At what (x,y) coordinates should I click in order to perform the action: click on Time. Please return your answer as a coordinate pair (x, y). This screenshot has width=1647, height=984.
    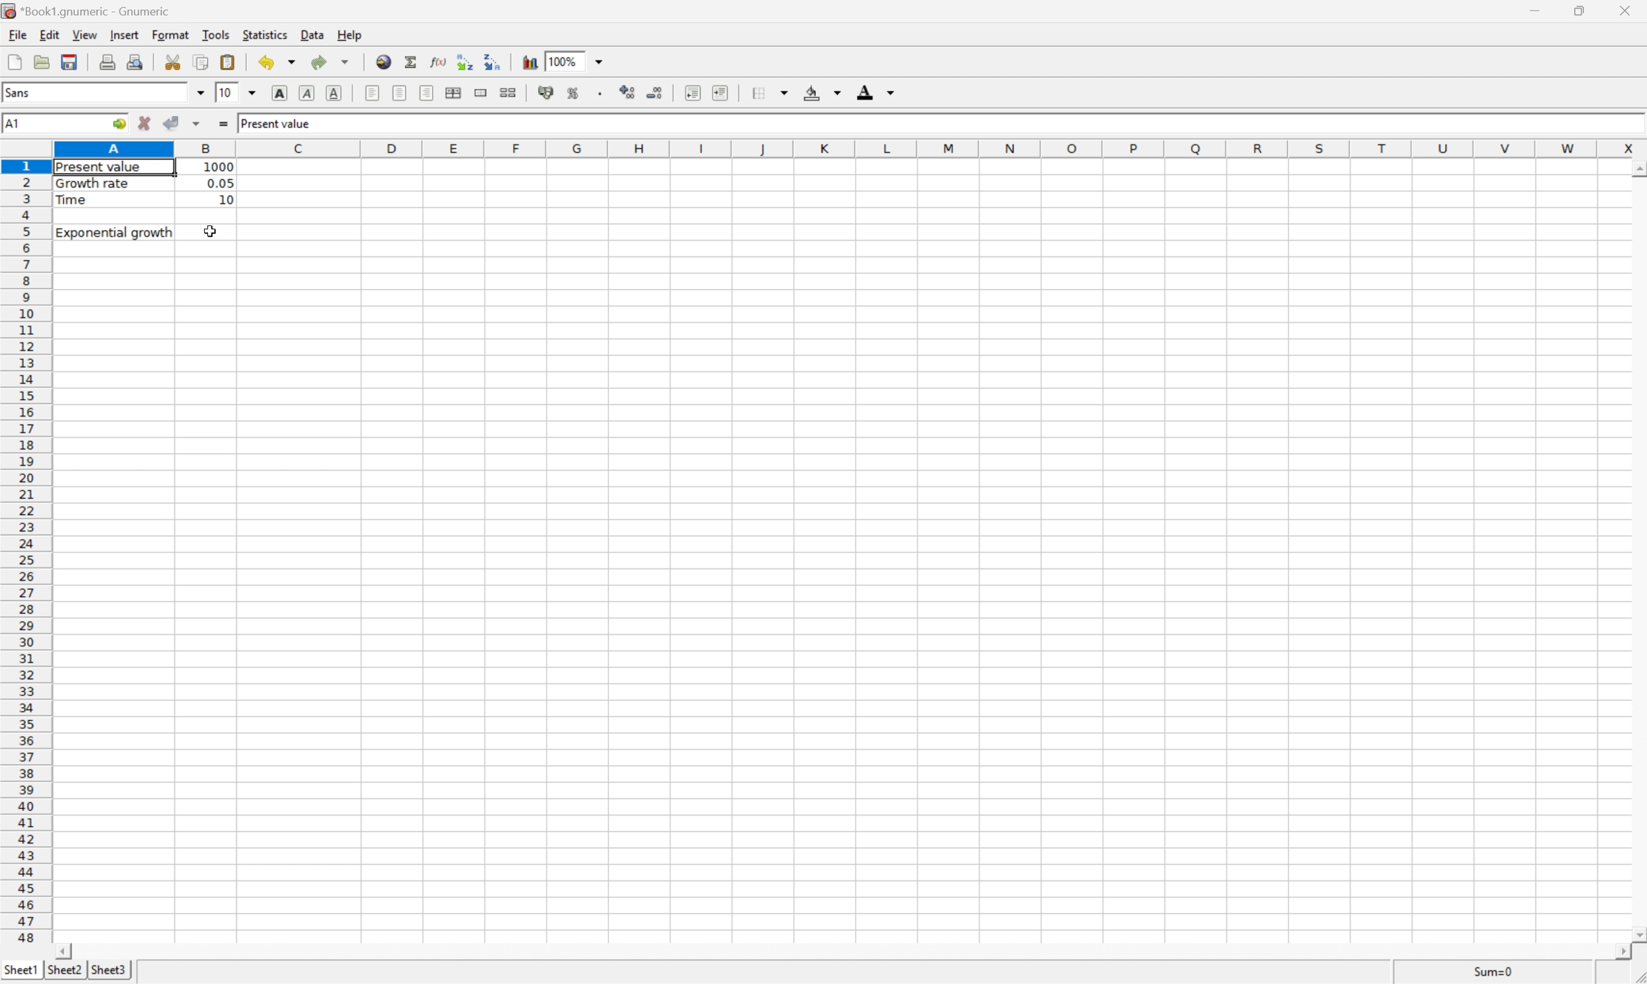
    Looking at the image, I should click on (73, 200).